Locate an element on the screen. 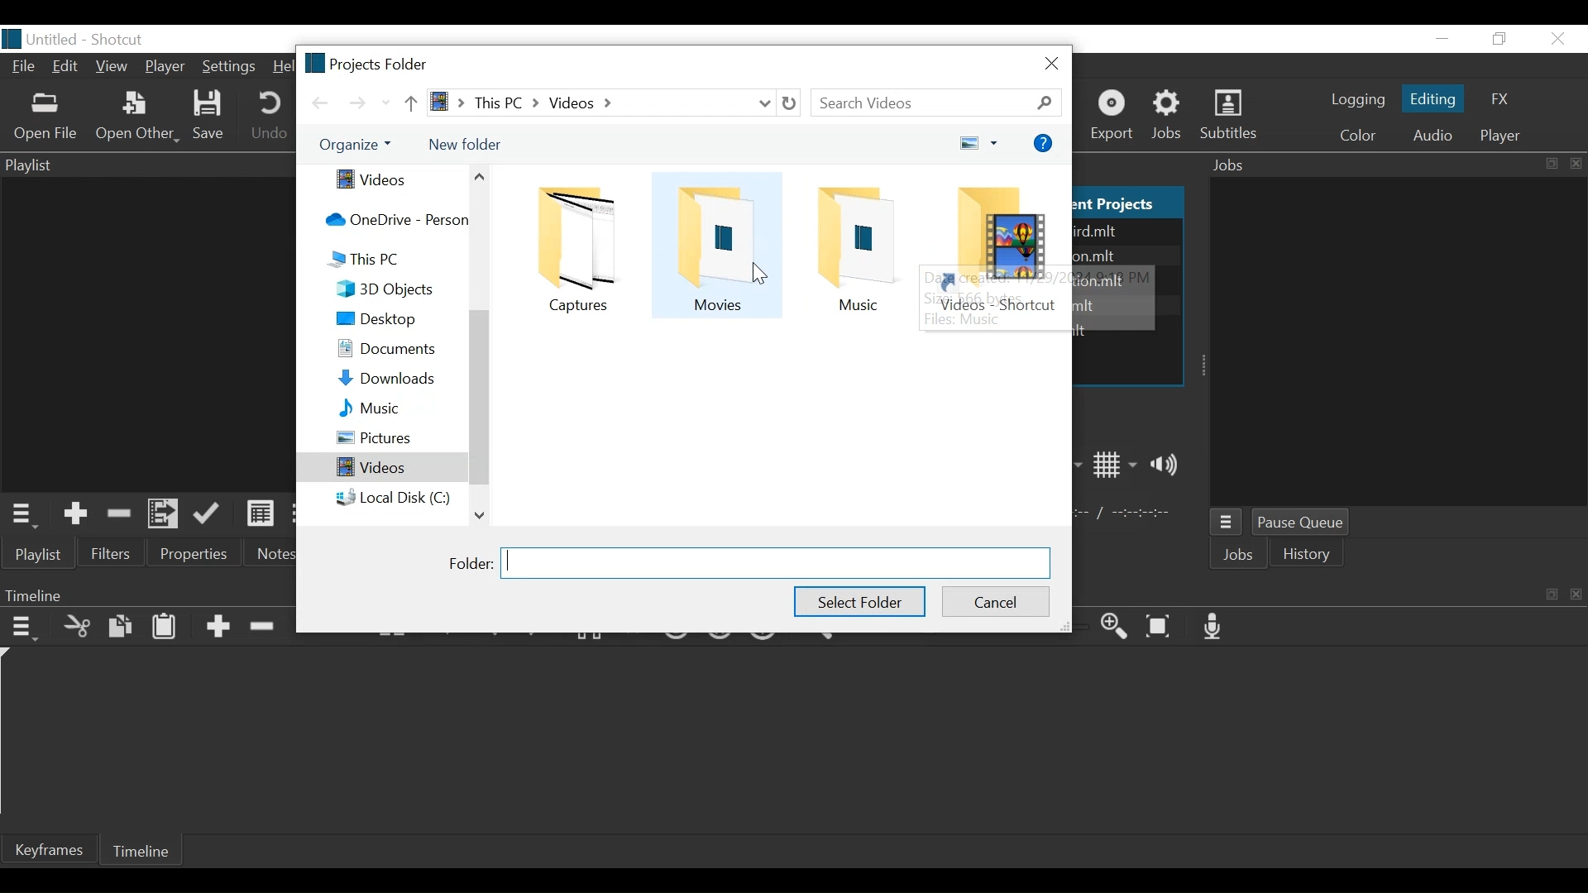  File name is located at coordinates (41, 39).